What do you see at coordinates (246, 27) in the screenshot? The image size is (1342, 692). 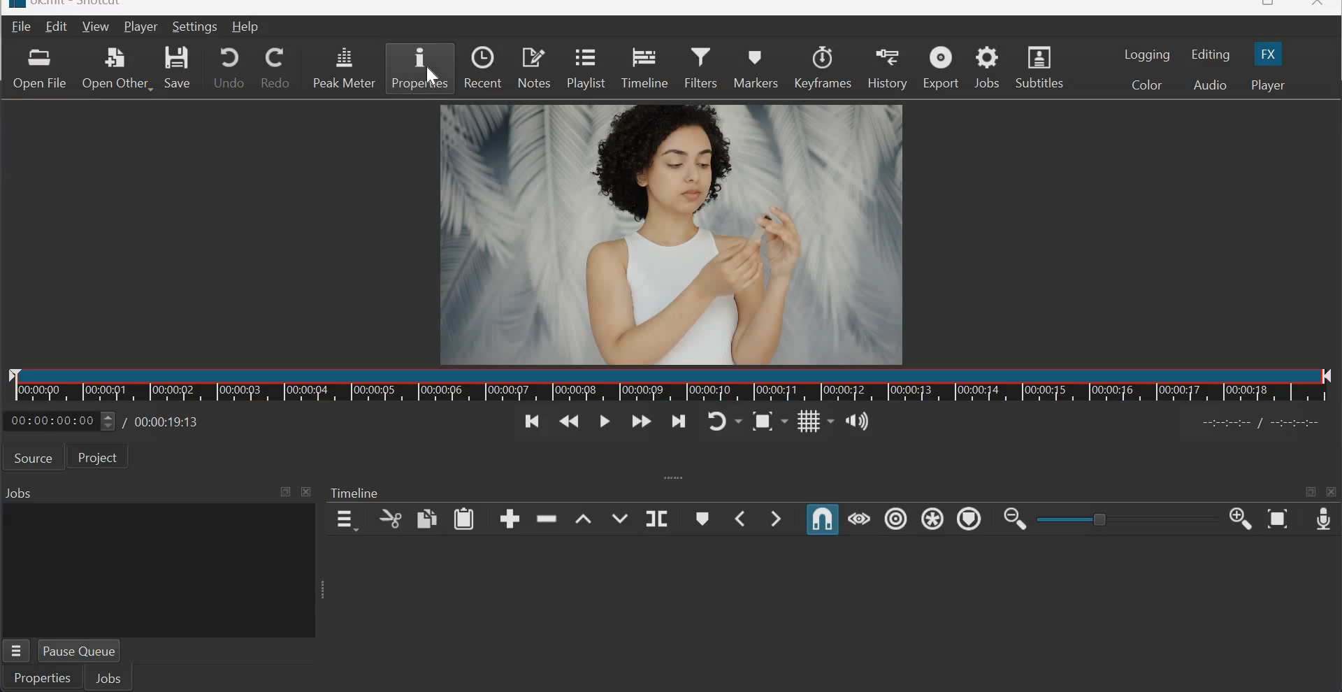 I see `Help` at bounding box center [246, 27].